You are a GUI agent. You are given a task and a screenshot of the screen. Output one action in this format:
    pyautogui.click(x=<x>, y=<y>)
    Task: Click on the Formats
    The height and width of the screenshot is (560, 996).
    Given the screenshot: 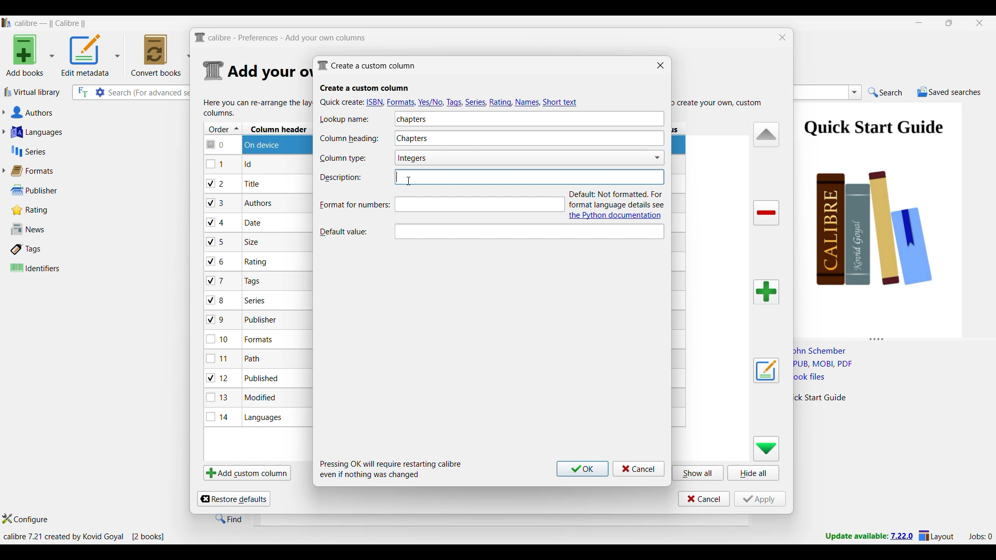 What is the action you would take?
    pyautogui.click(x=37, y=171)
    